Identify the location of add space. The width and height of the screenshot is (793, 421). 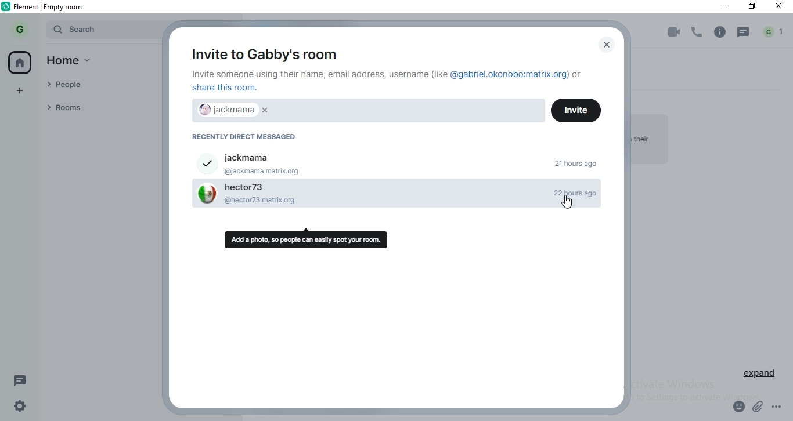
(21, 89).